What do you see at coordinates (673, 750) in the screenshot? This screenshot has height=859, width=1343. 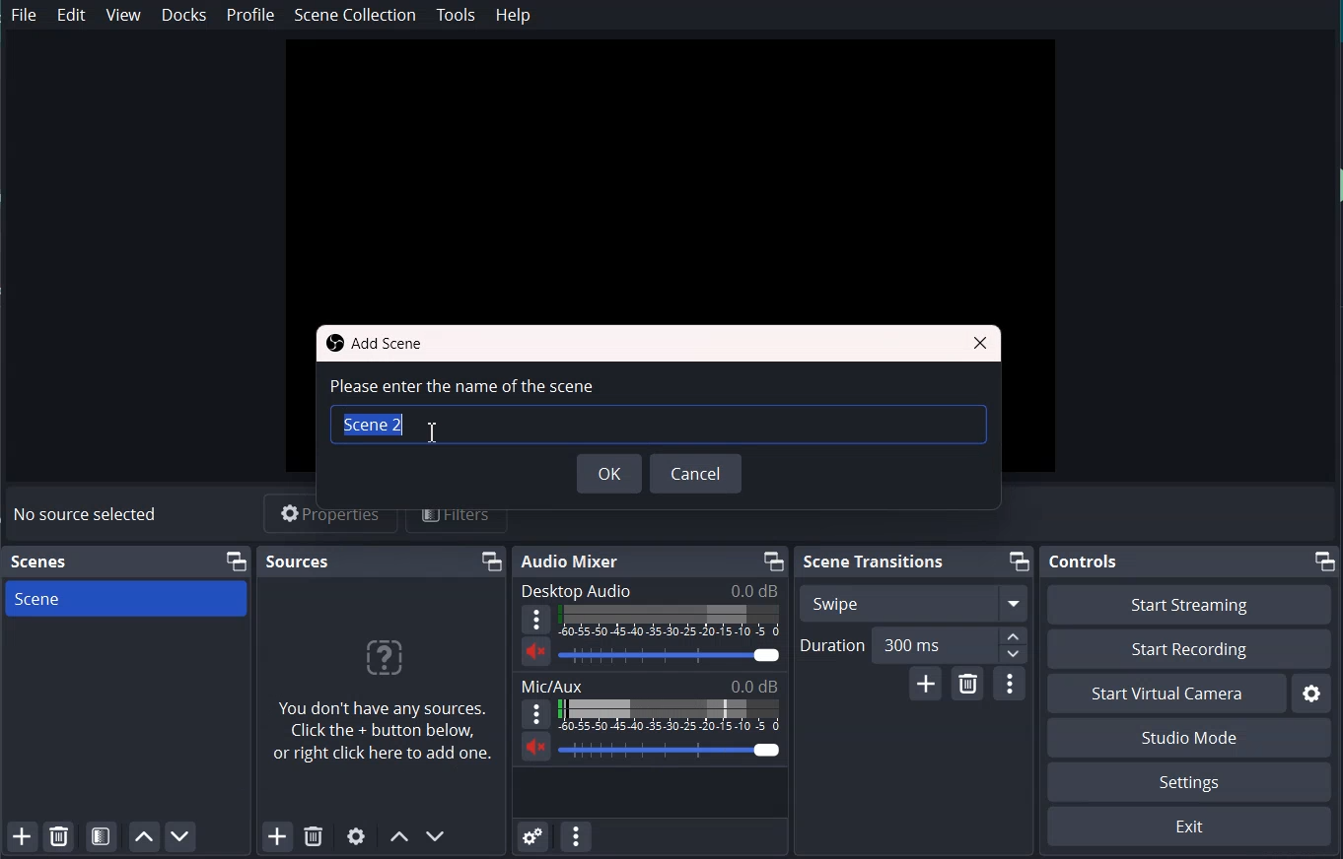 I see `Volume Adjuster` at bounding box center [673, 750].